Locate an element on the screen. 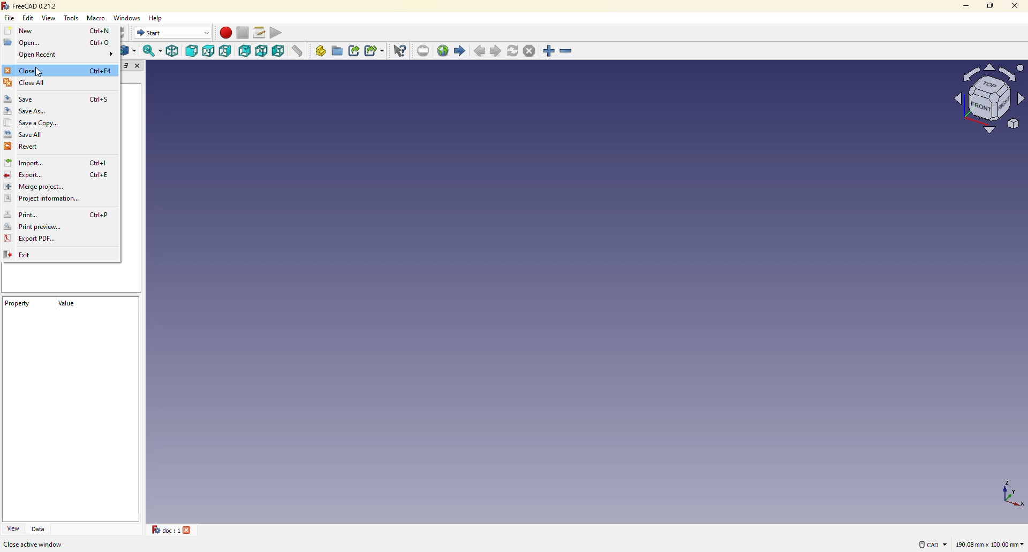 The height and width of the screenshot is (552, 1028). macros is located at coordinates (260, 32).